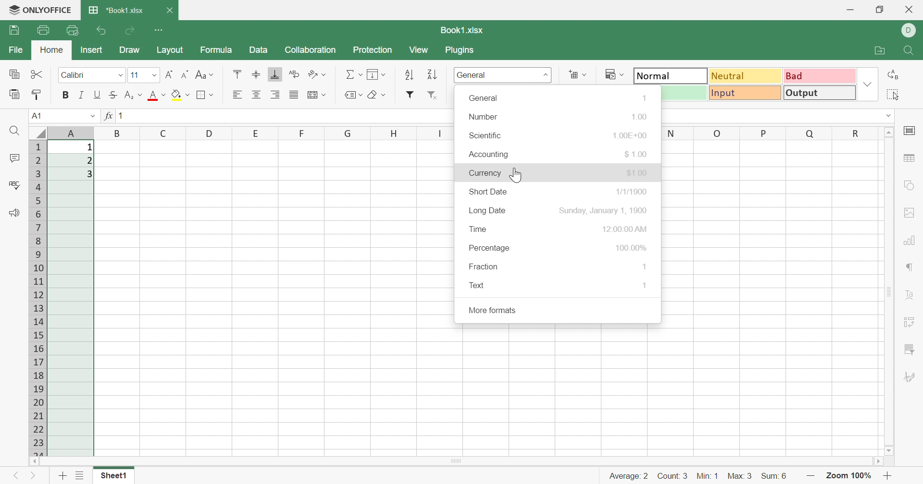  What do you see at coordinates (80, 474) in the screenshot?
I see `List of sheets` at bounding box center [80, 474].